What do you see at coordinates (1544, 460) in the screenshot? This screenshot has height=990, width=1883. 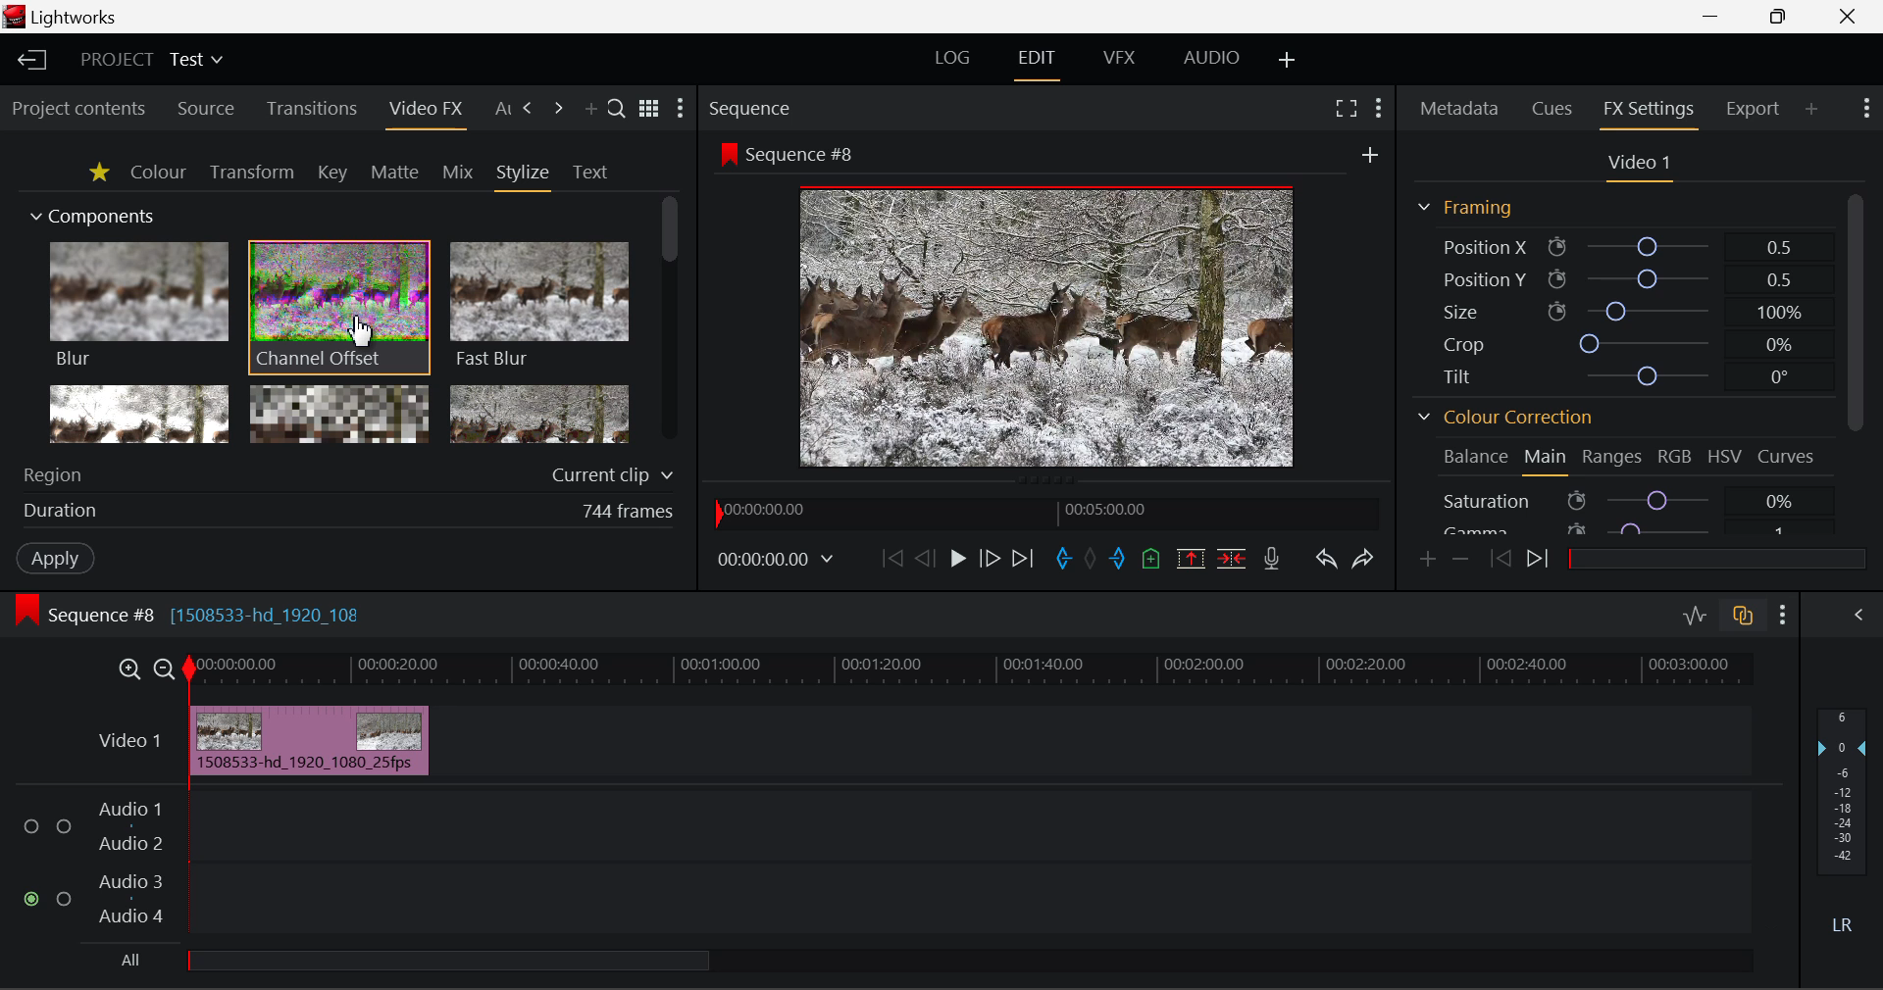 I see `Main Tab Open` at bounding box center [1544, 460].